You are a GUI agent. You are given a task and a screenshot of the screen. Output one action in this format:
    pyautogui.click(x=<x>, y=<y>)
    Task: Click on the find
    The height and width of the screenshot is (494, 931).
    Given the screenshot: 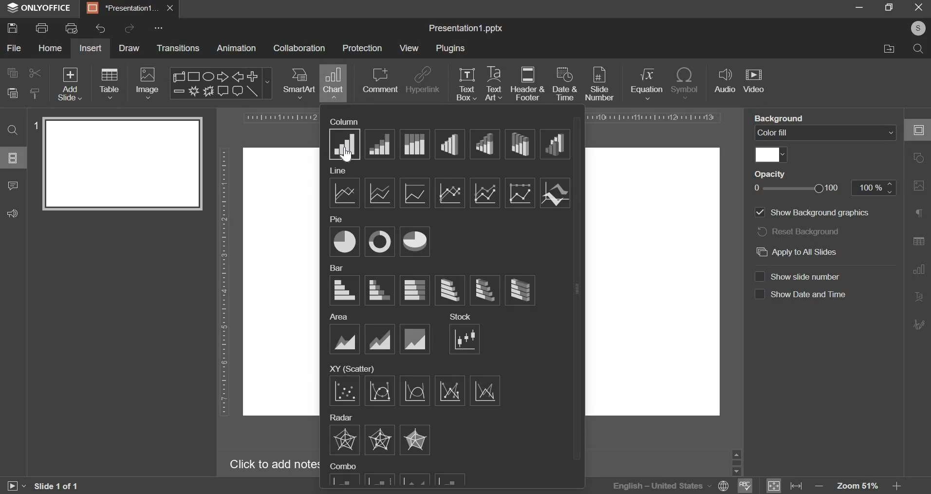 What is the action you would take?
    pyautogui.click(x=13, y=130)
    